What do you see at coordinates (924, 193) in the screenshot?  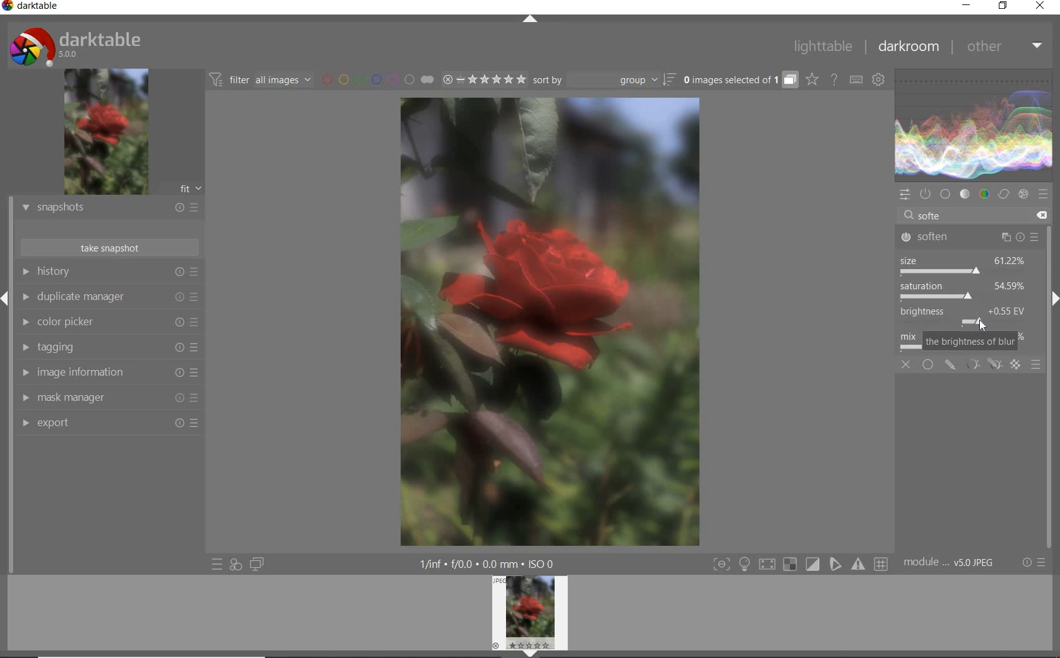 I see `show only active modules` at bounding box center [924, 193].